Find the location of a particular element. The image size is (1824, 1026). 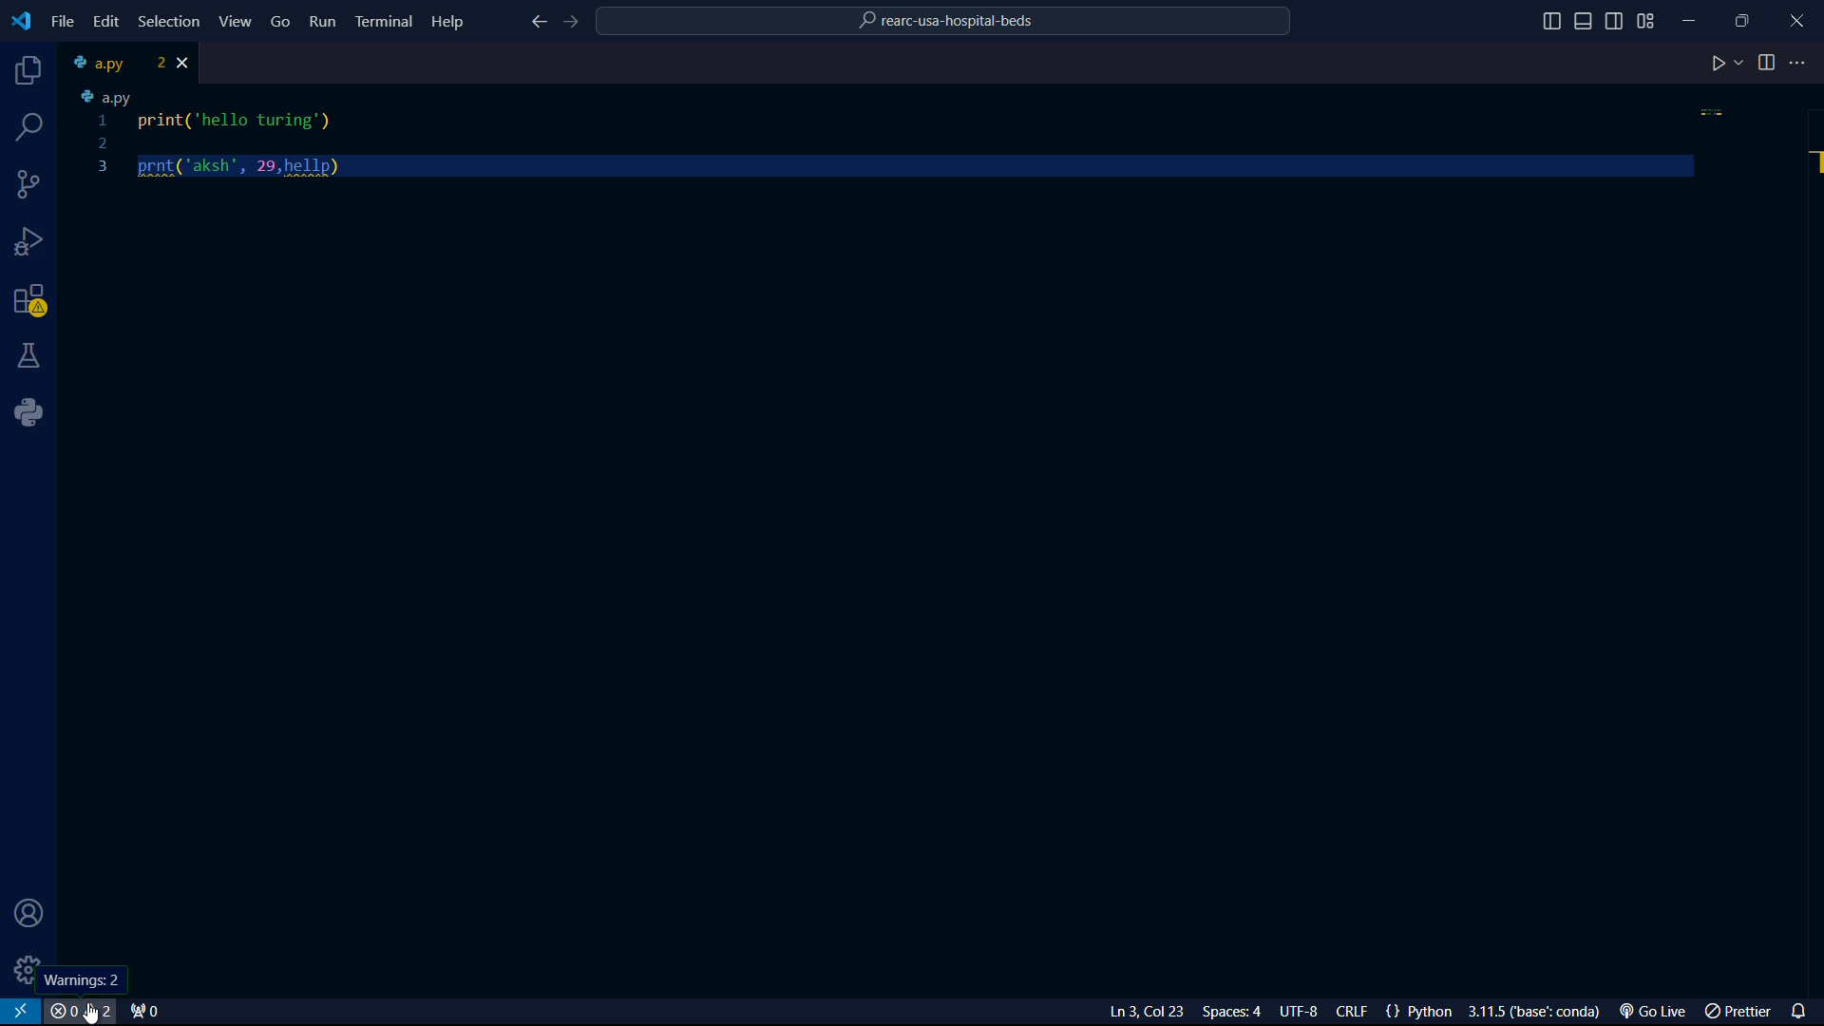

minimize is located at coordinates (1695, 16).